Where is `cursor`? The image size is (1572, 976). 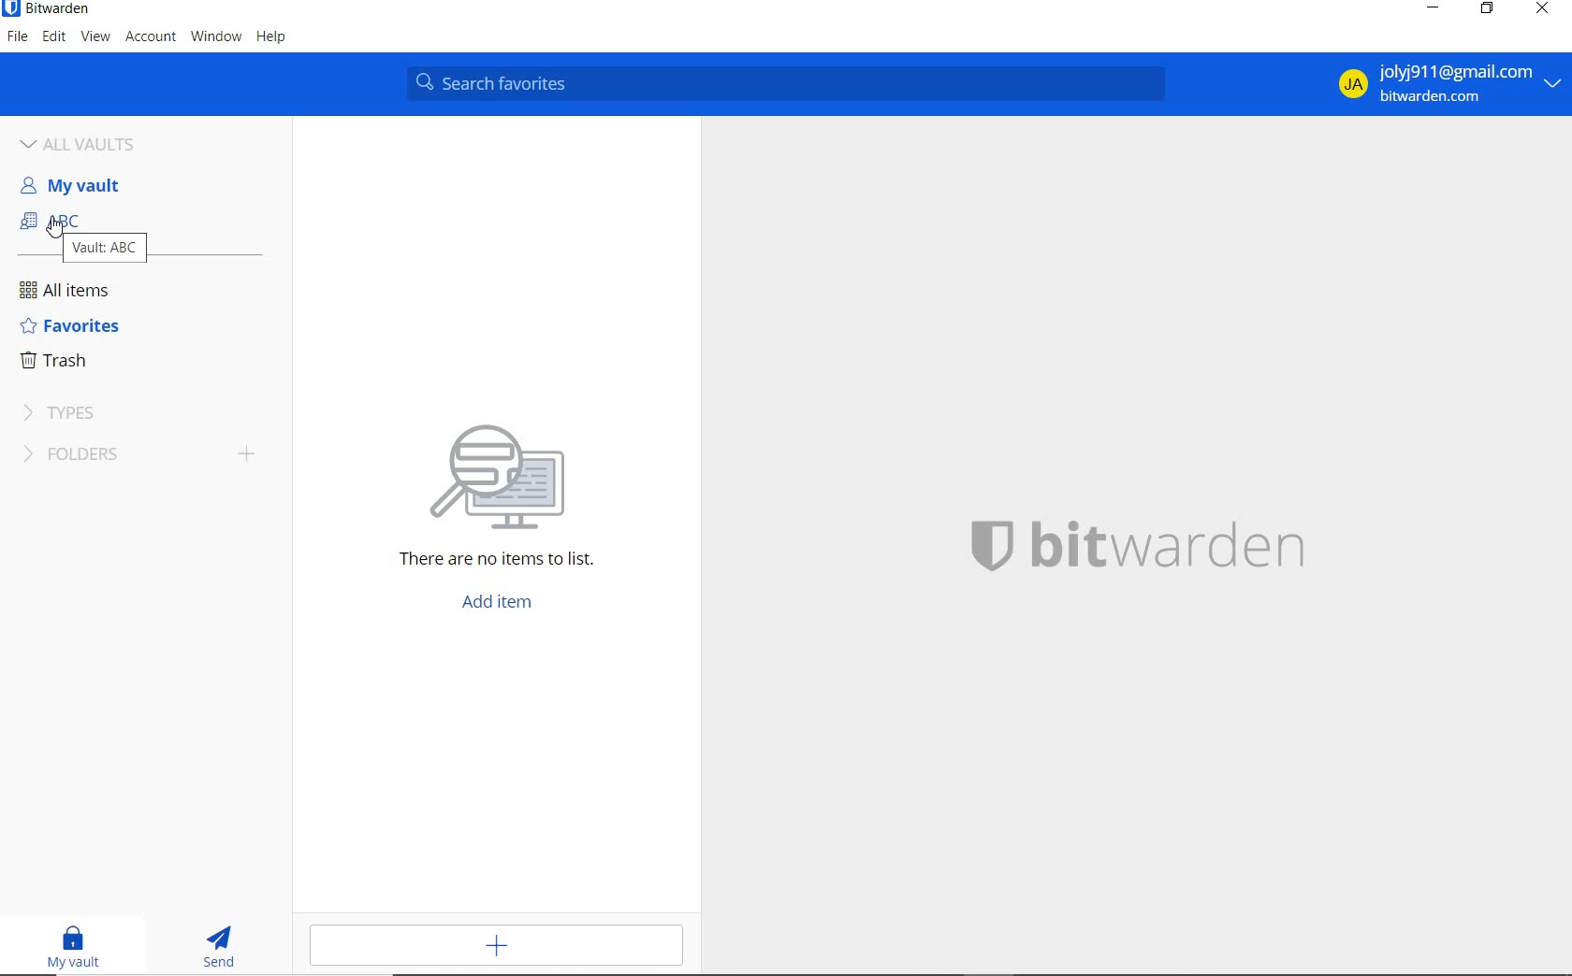 cursor is located at coordinates (54, 227).